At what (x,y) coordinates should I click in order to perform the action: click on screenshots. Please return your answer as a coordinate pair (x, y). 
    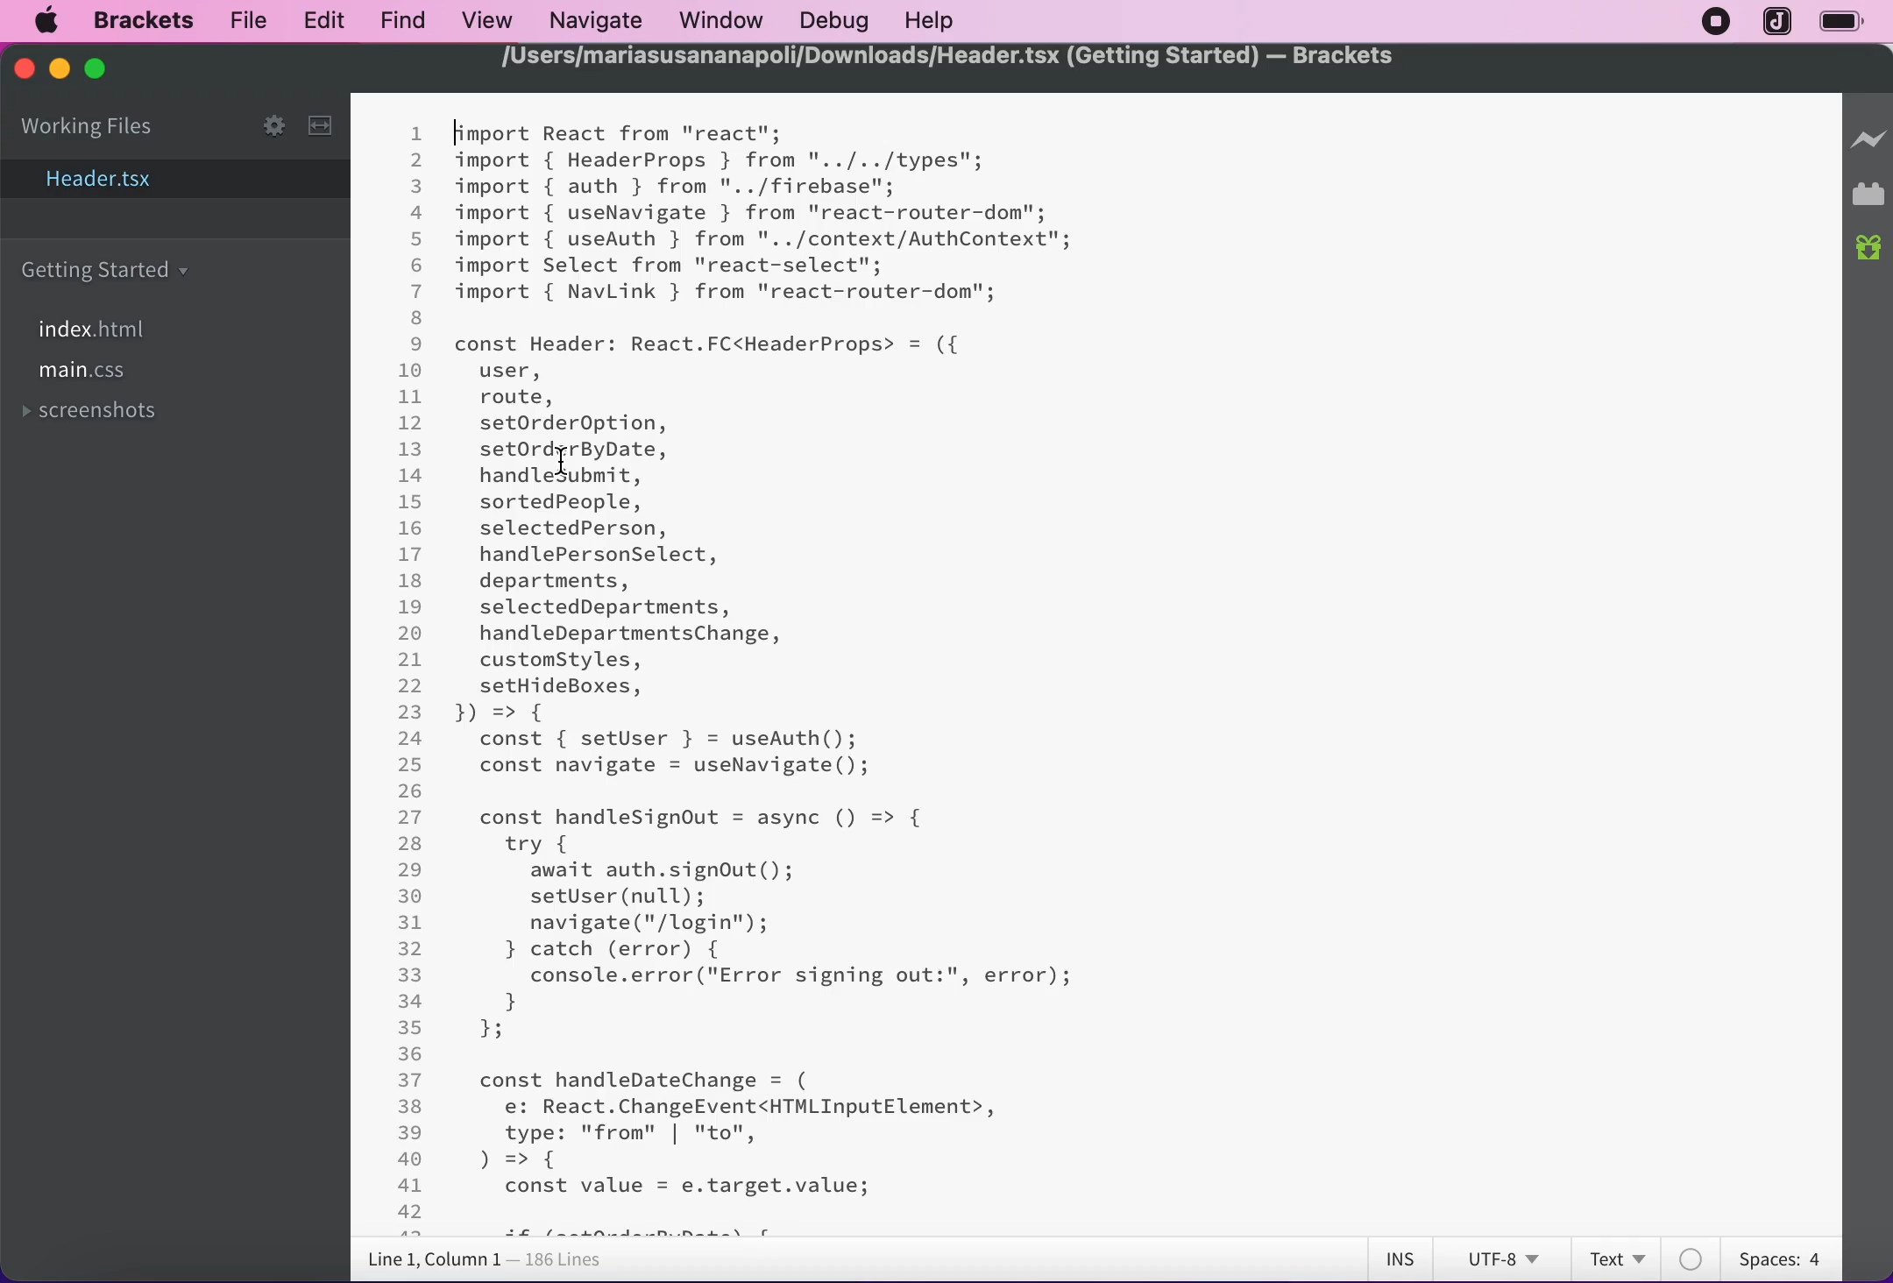
    Looking at the image, I should click on (89, 413).